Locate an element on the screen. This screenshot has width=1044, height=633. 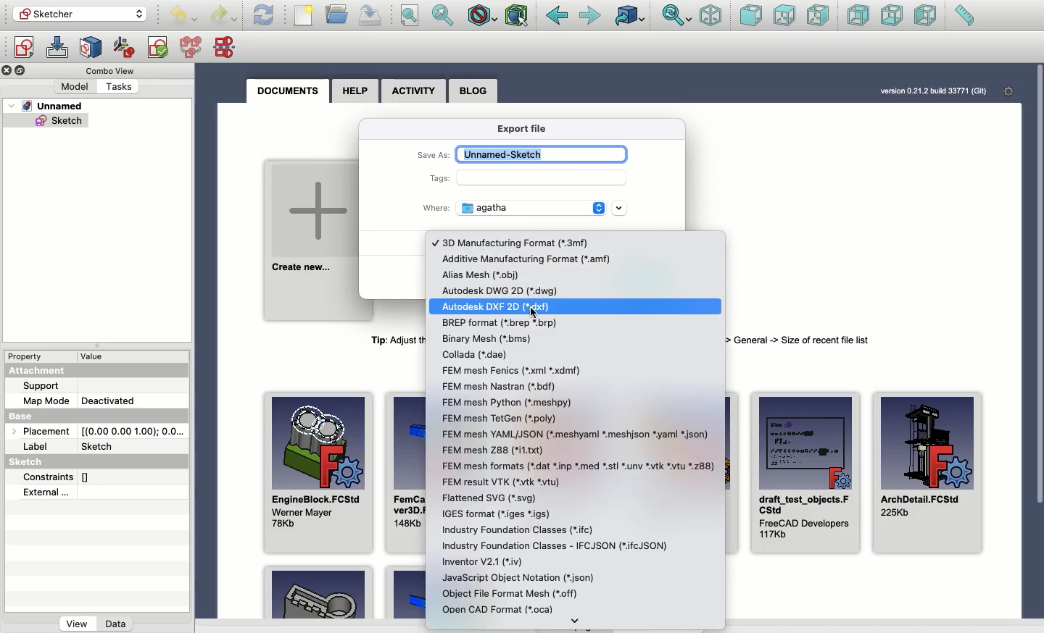
3D manufacturing format is located at coordinates (510, 243).